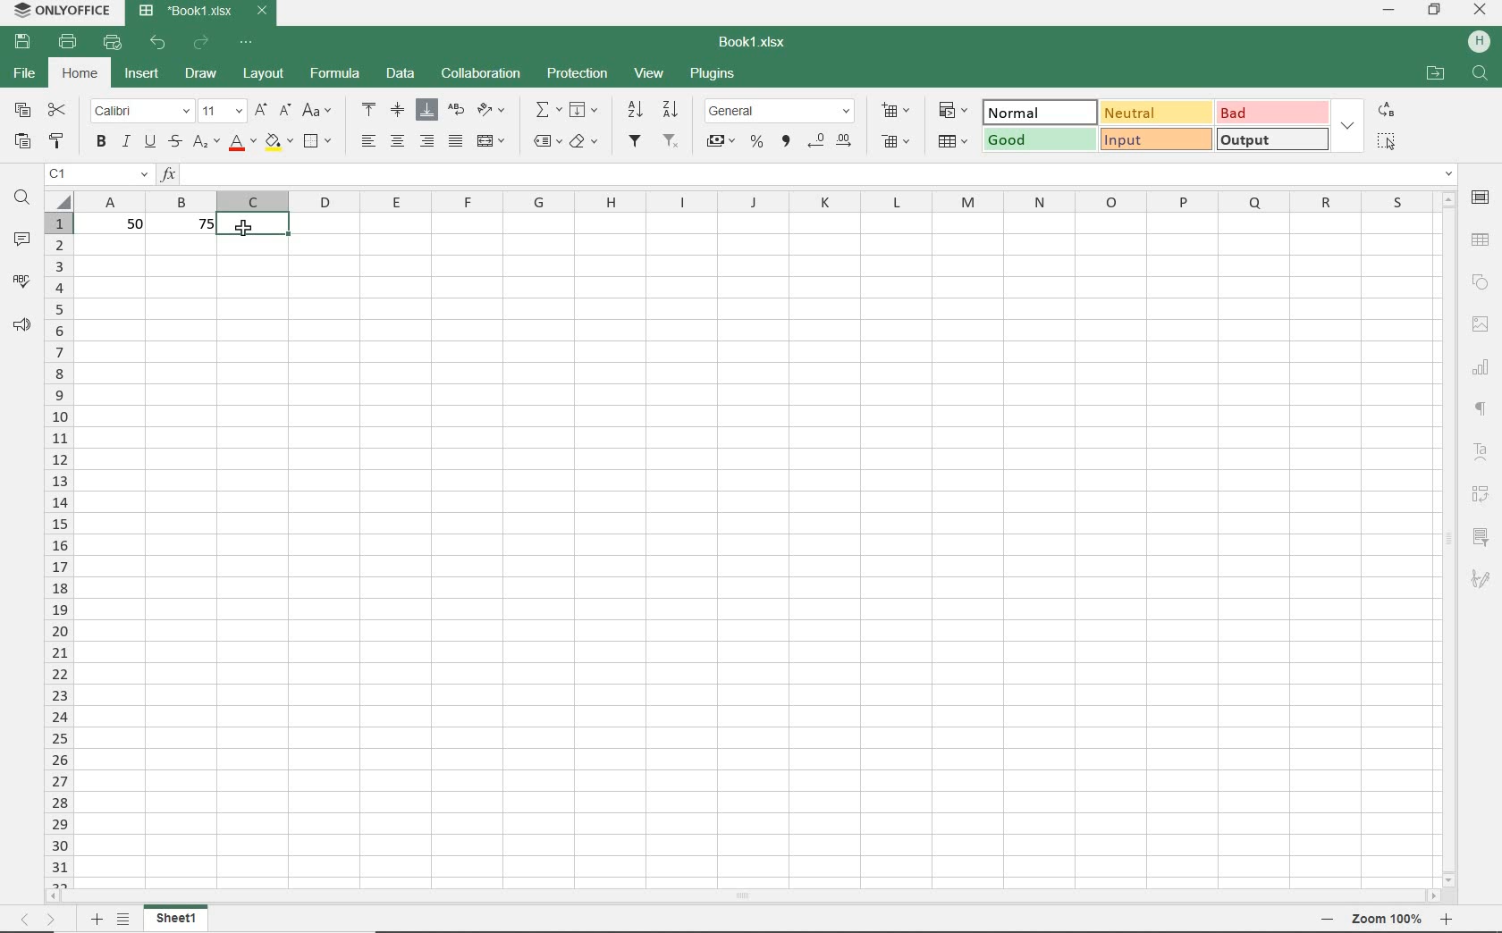 The image size is (1502, 933). Describe the element at coordinates (21, 325) in the screenshot. I see `feedback & support` at that location.